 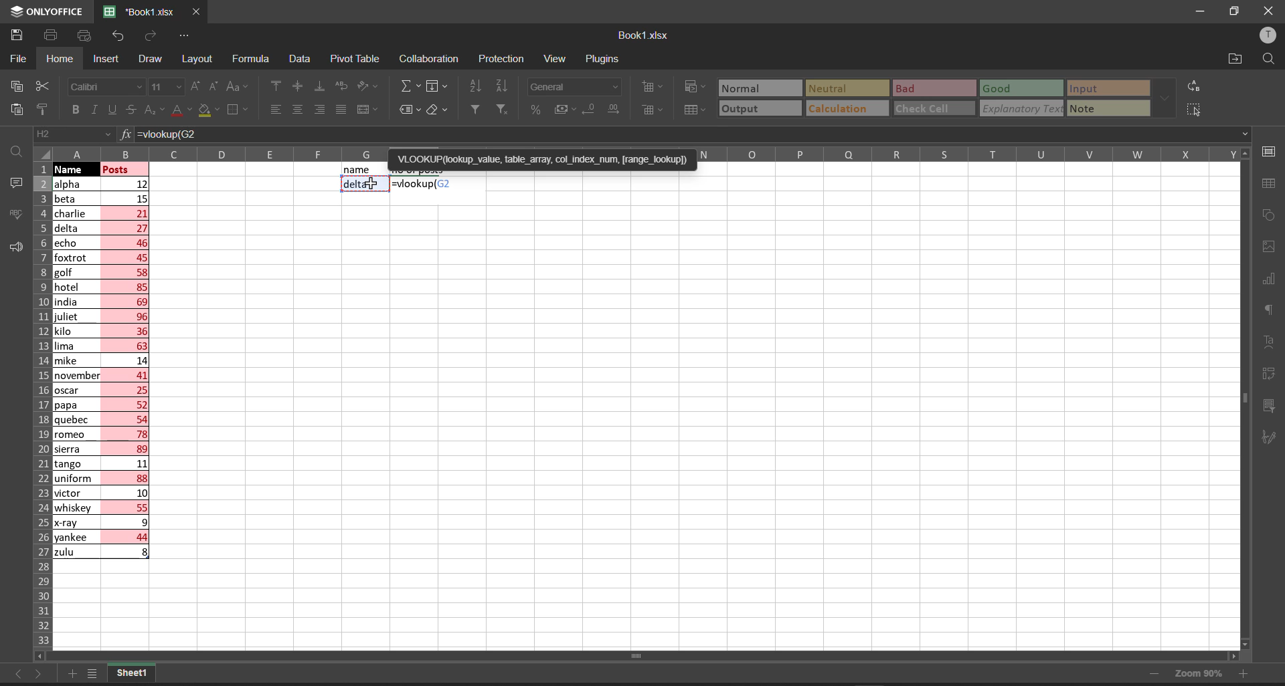 I want to click on pivot table settings, so click(x=1273, y=373).